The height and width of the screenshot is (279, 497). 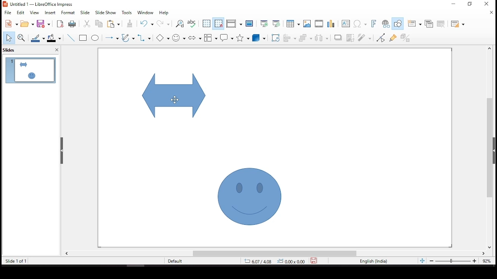 What do you see at coordinates (194, 36) in the screenshot?
I see `block arrows` at bounding box center [194, 36].